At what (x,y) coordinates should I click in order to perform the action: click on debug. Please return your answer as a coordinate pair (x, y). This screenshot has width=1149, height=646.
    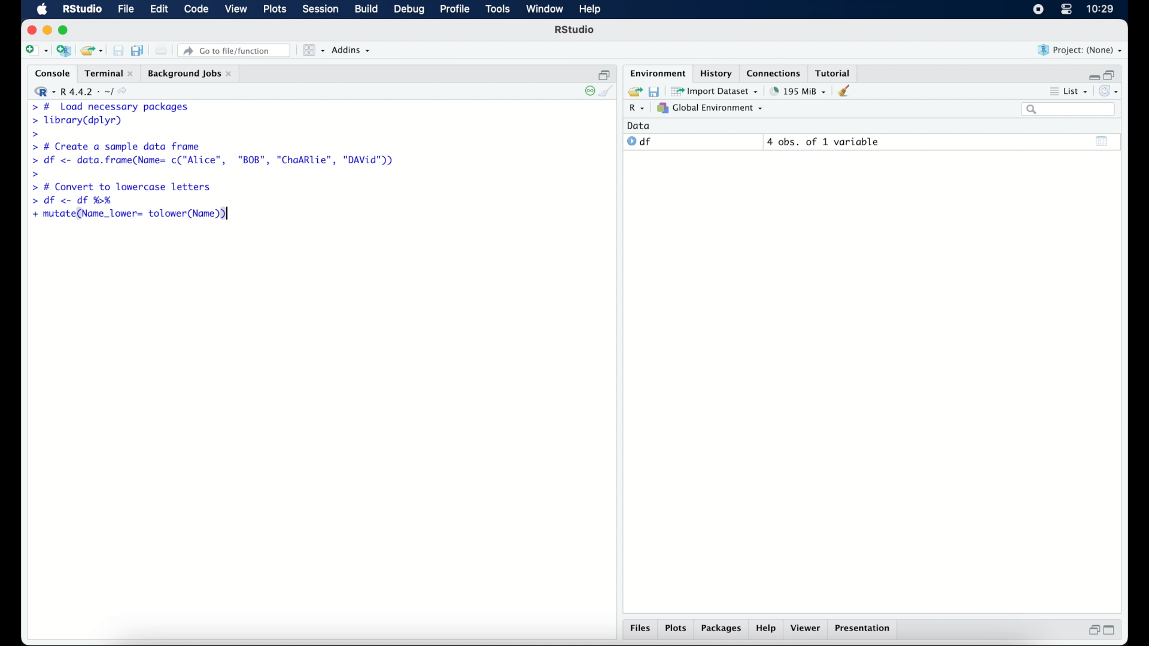
    Looking at the image, I should click on (409, 10).